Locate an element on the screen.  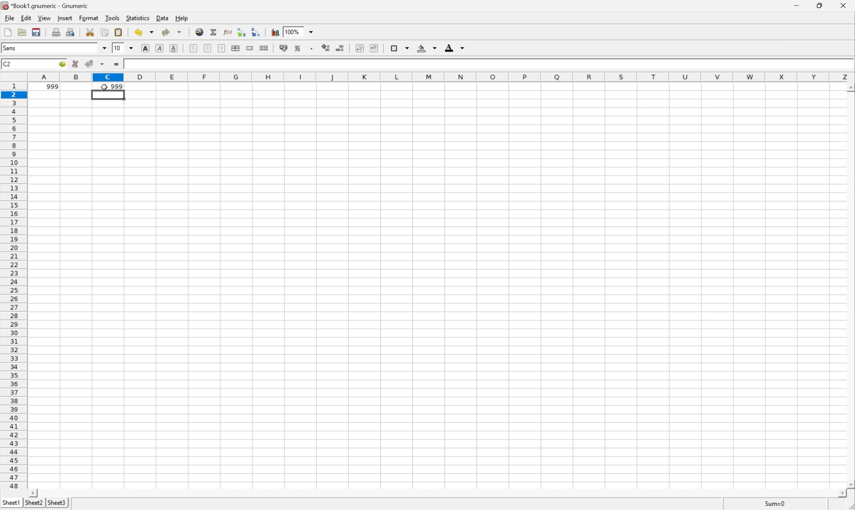
sum=0 is located at coordinates (776, 503).